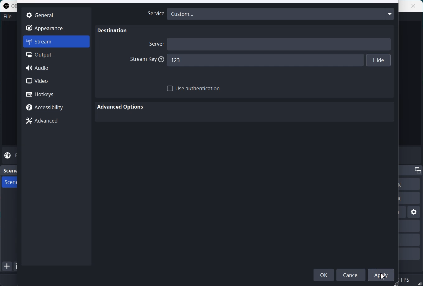 The image size is (423, 286). What do you see at coordinates (56, 81) in the screenshot?
I see `Video` at bounding box center [56, 81].